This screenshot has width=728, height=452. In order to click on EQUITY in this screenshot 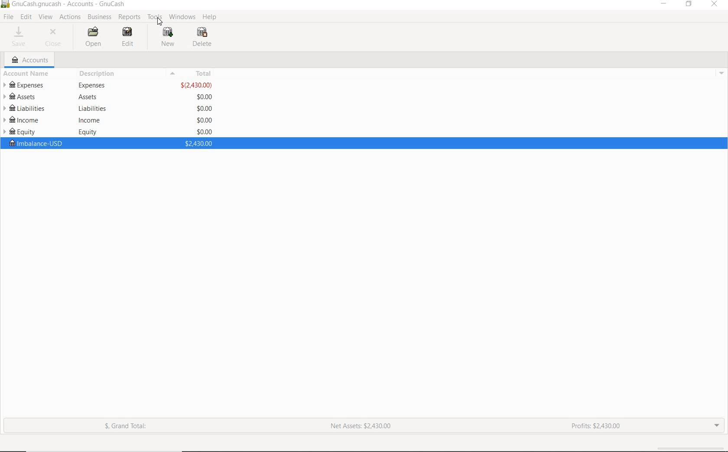, I will do `click(25, 132)`.